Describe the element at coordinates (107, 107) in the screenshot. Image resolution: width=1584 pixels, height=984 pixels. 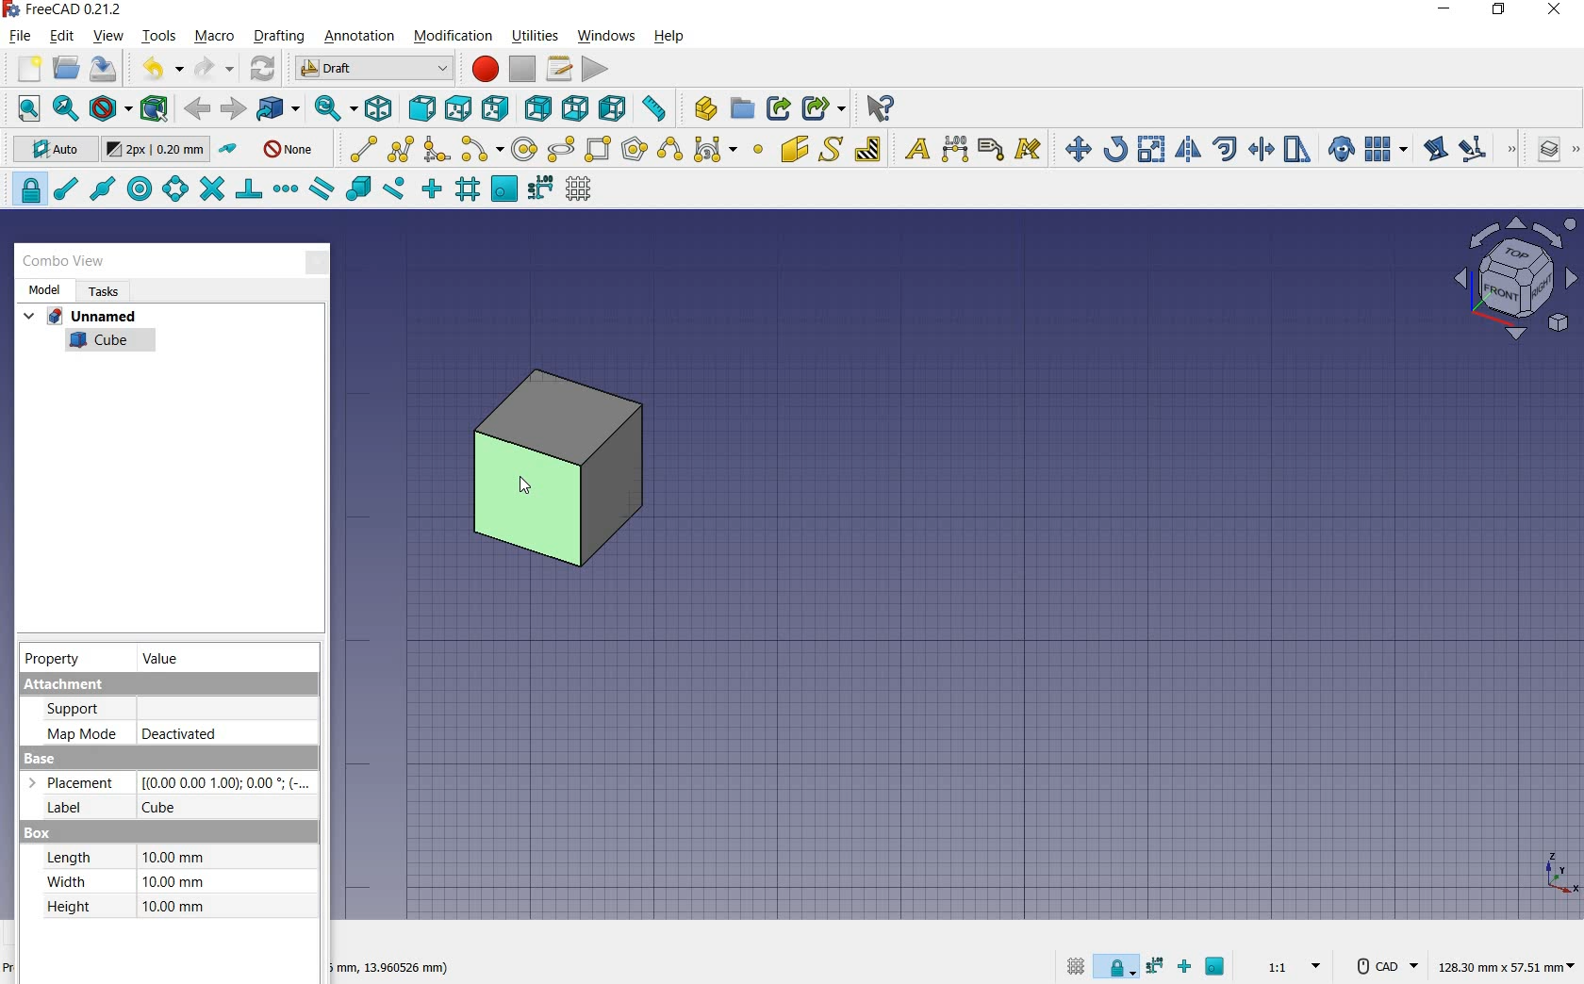
I see `draw style` at that location.